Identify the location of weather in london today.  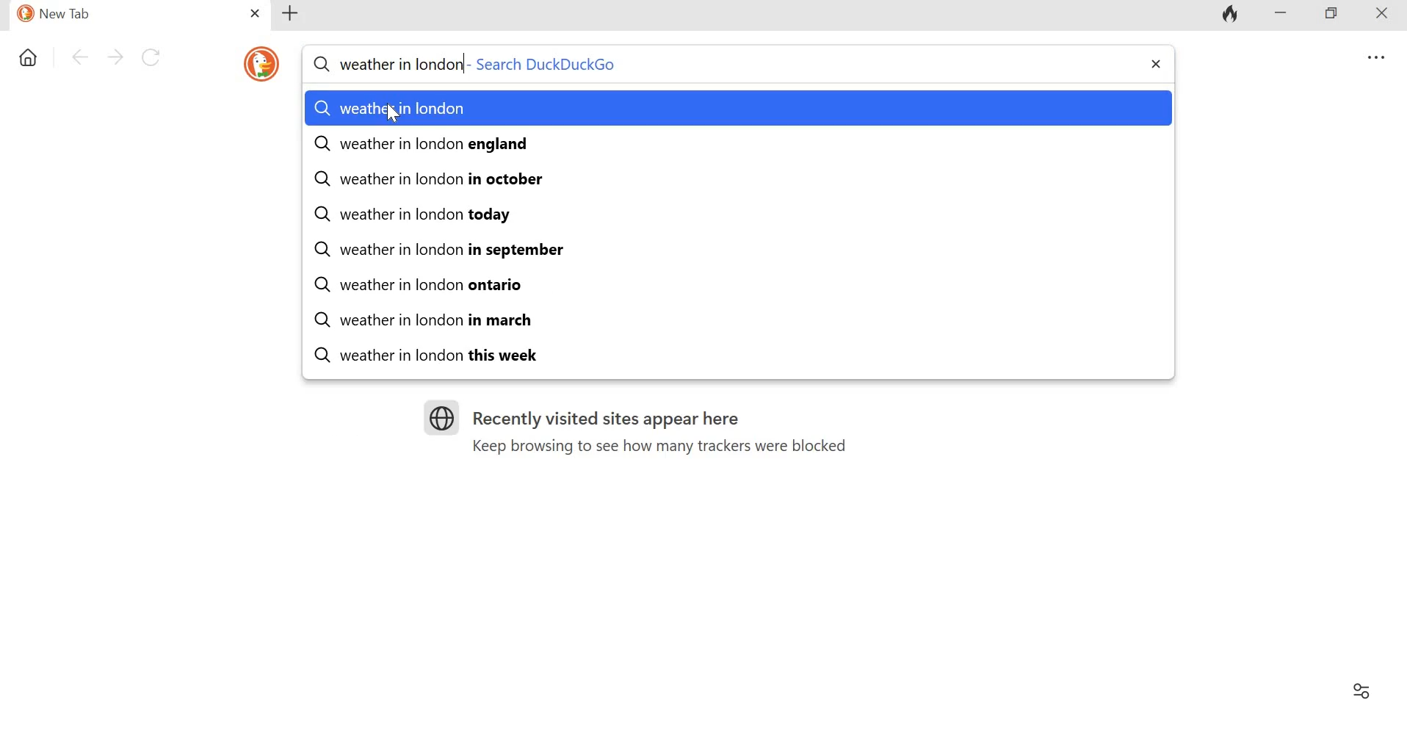
(740, 213).